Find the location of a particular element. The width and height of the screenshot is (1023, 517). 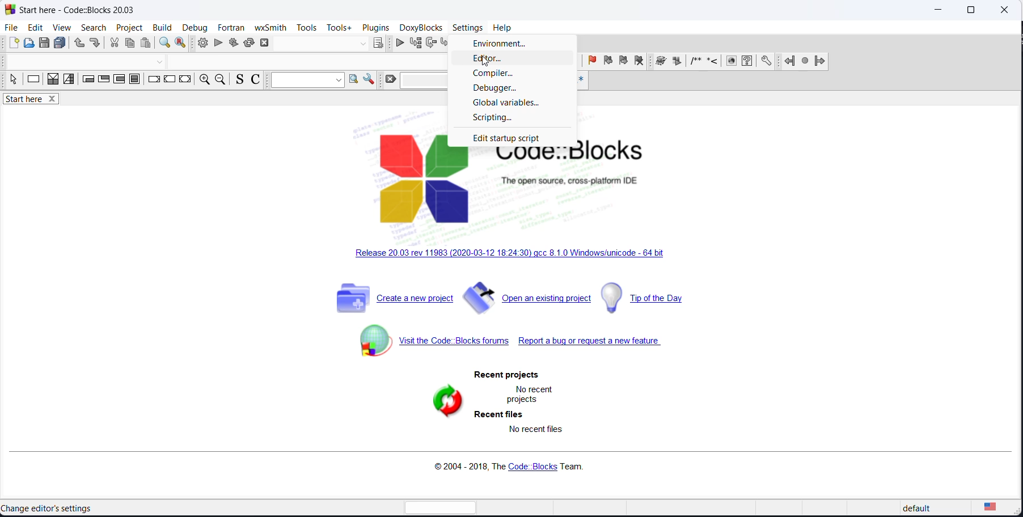

icon is located at coordinates (729, 62).